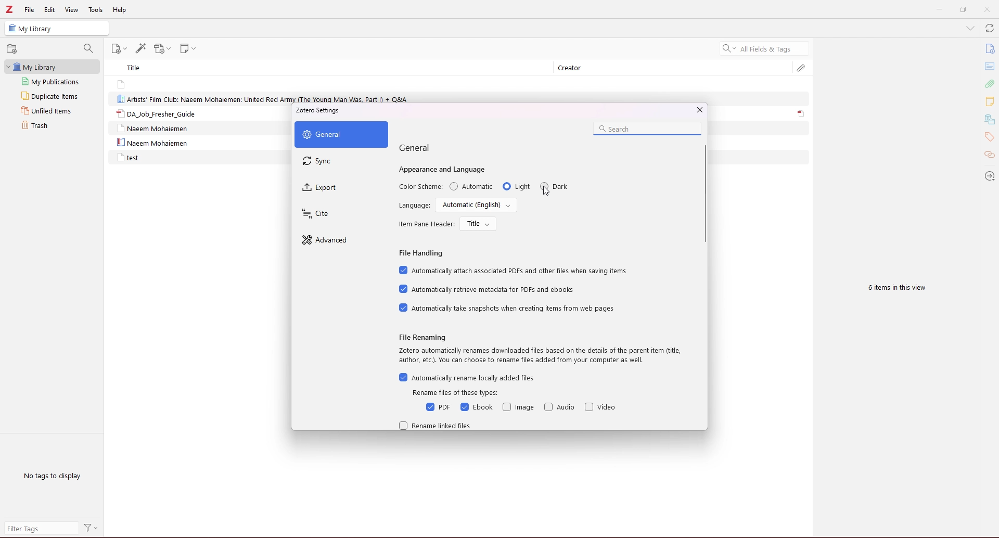 The height and width of the screenshot is (538, 999). What do you see at coordinates (52, 96) in the screenshot?
I see `duplicate items` at bounding box center [52, 96].